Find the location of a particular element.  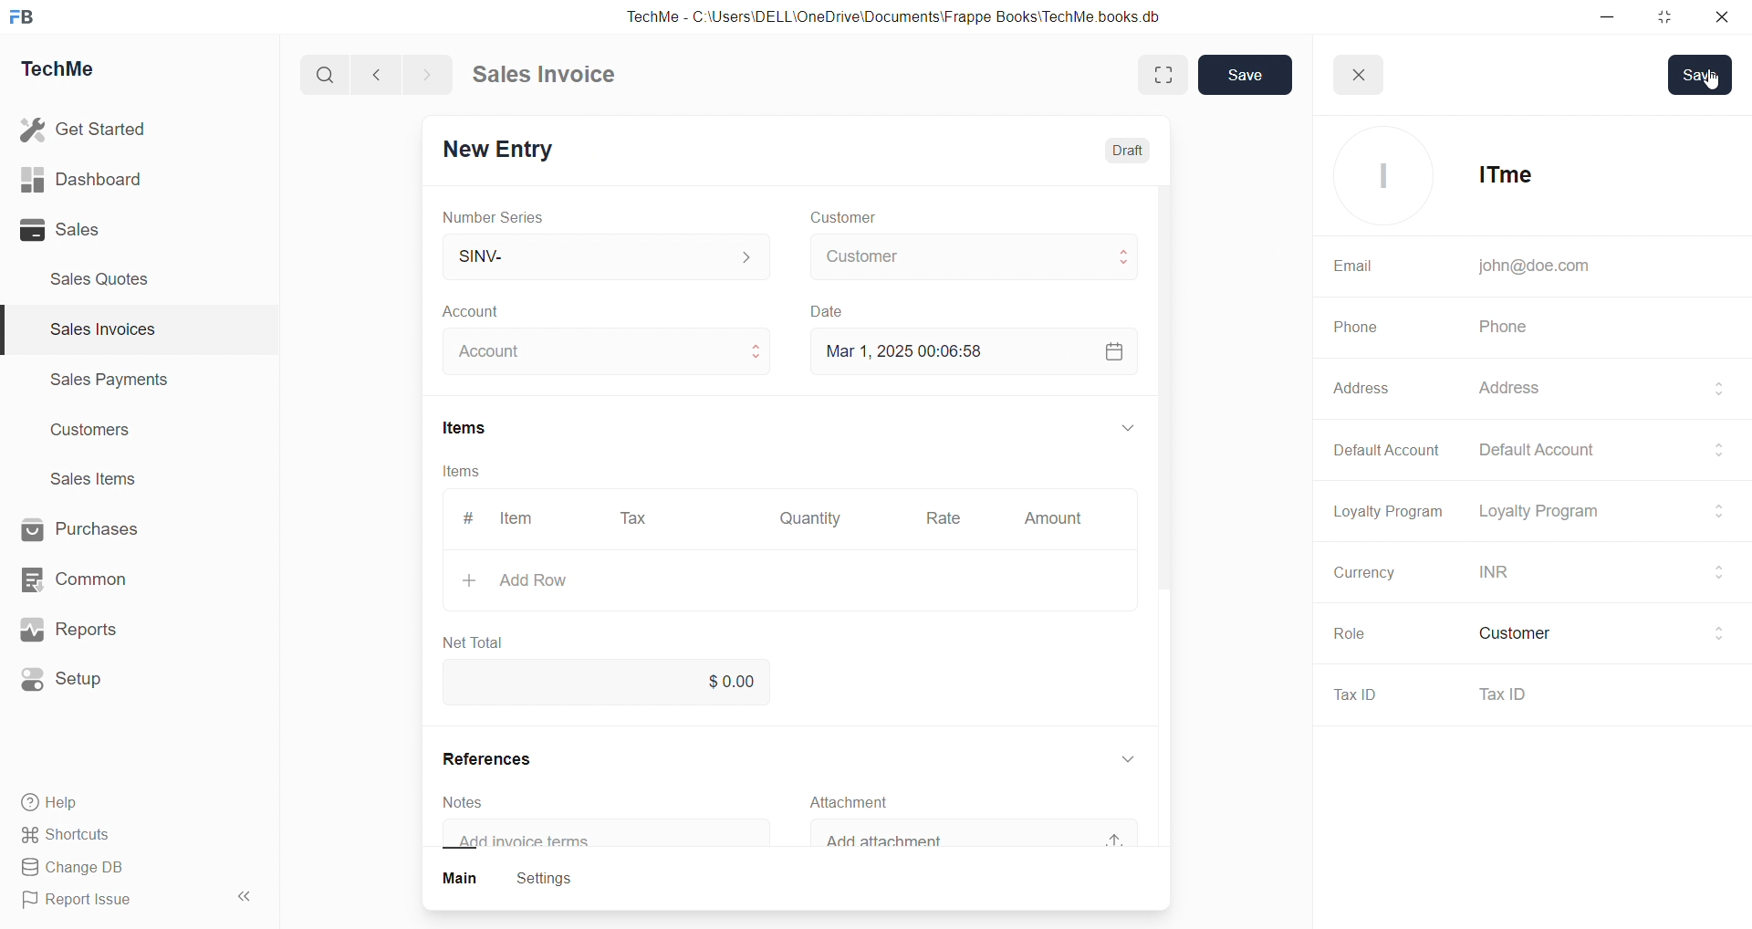

Sales Items is located at coordinates (101, 481).